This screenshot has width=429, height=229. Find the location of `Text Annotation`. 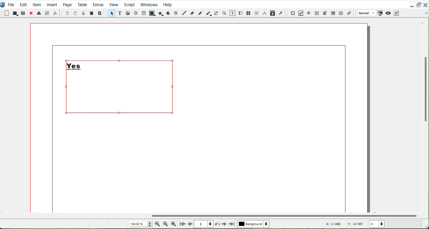

Text Annotation is located at coordinates (341, 13).